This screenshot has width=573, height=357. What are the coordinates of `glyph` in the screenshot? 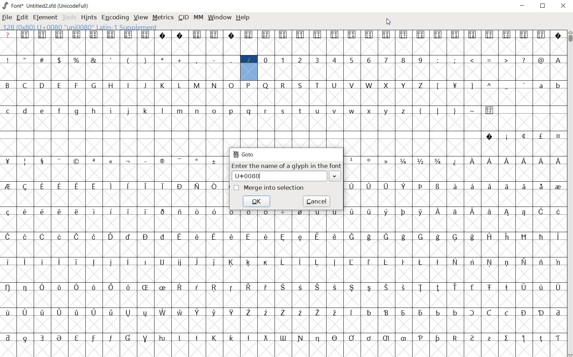 It's located at (77, 187).